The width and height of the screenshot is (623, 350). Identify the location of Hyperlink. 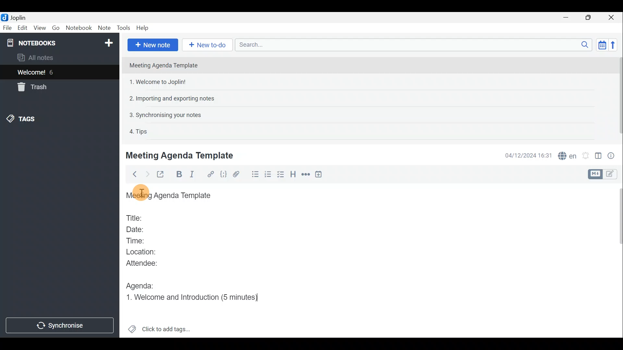
(211, 174).